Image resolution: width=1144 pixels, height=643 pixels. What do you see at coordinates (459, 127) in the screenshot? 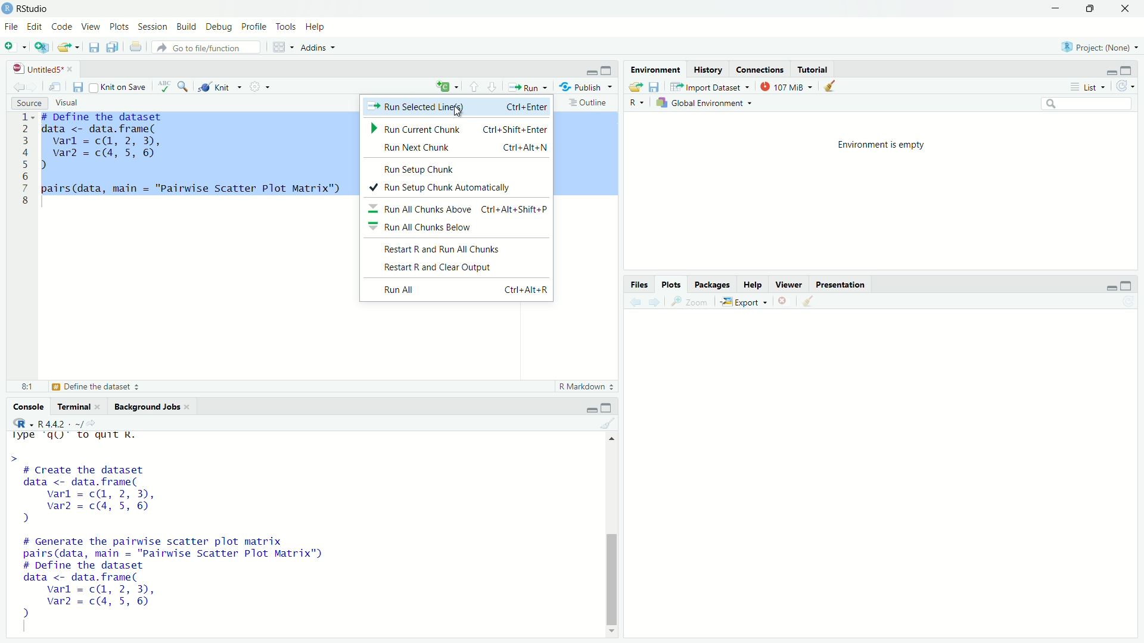
I see `» Run Current Chunk Ctrl+Shift+Enter` at bounding box center [459, 127].